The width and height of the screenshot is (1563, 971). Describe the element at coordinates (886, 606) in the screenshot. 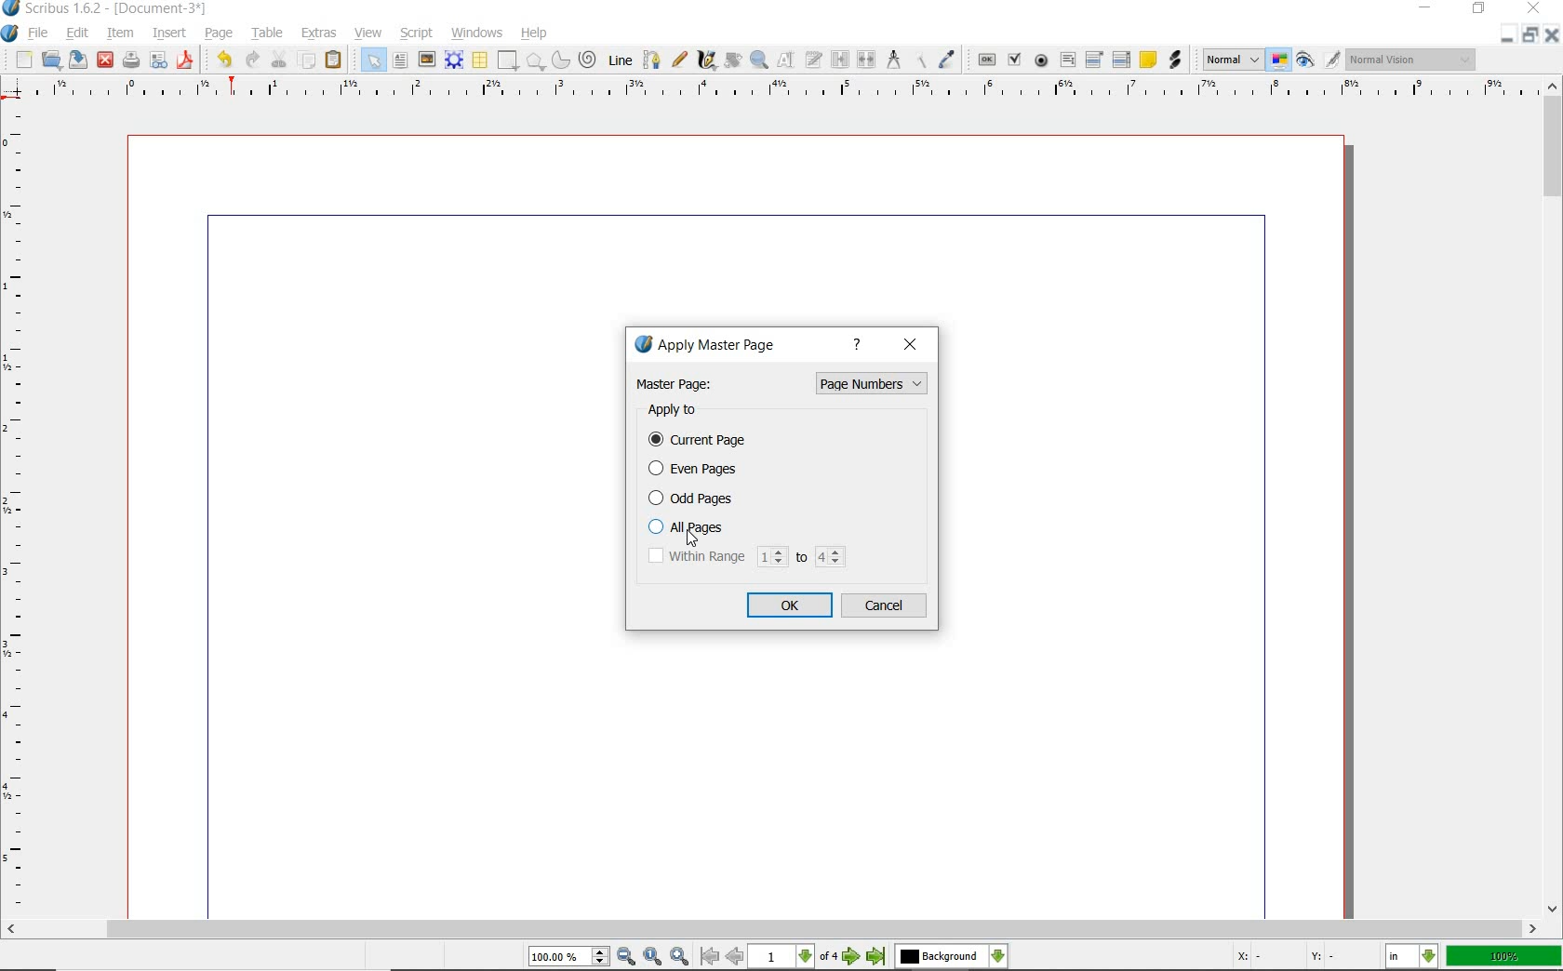

I see `cancel` at that location.